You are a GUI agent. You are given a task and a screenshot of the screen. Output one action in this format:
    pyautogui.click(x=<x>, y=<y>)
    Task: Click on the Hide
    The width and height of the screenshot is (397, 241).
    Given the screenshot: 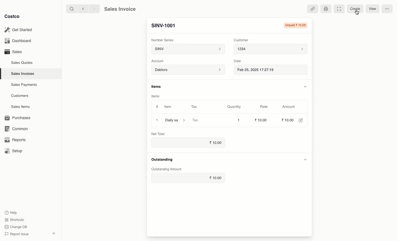 What is the action you would take?
    pyautogui.click(x=305, y=86)
    